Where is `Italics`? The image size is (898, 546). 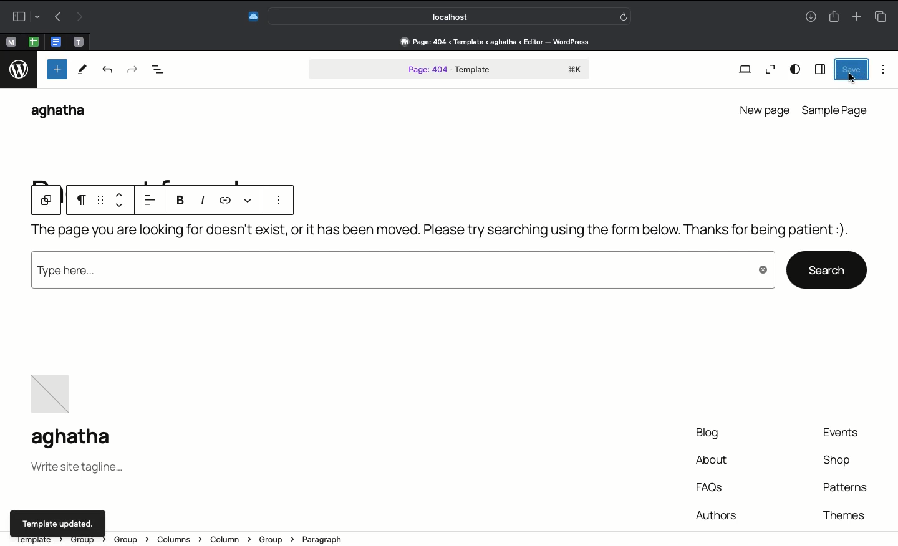 Italics is located at coordinates (205, 201).